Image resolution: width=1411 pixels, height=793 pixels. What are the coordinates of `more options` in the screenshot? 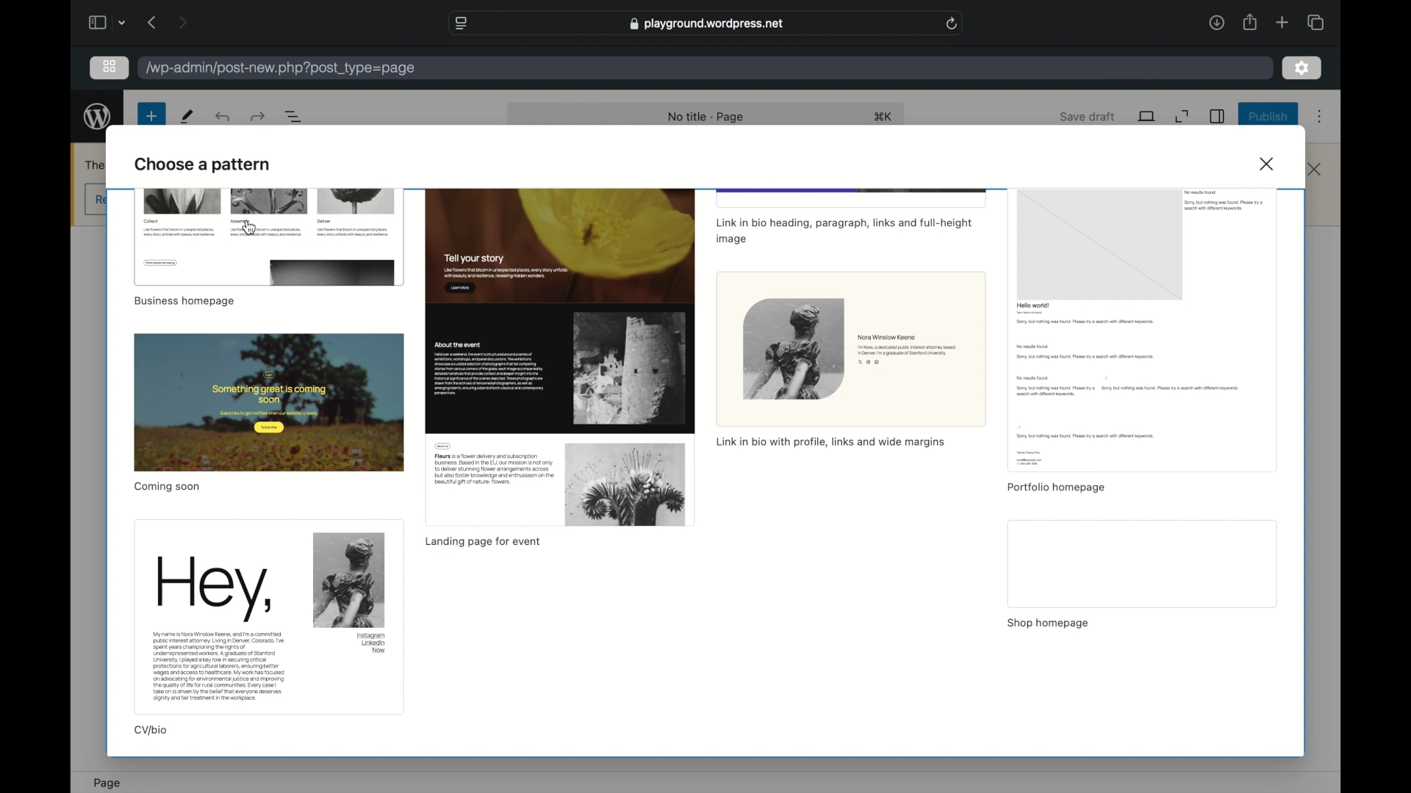 It's located at (1320, 117).